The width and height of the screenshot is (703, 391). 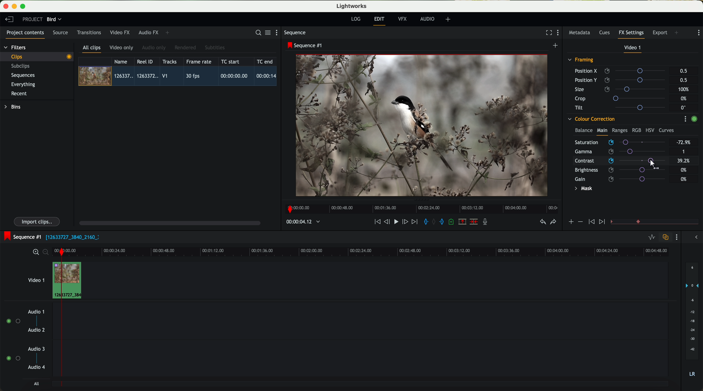 What do you see at coordinates (13, 358) in the screenshot?
I see `enable audio` at bounding box center [13, 358].